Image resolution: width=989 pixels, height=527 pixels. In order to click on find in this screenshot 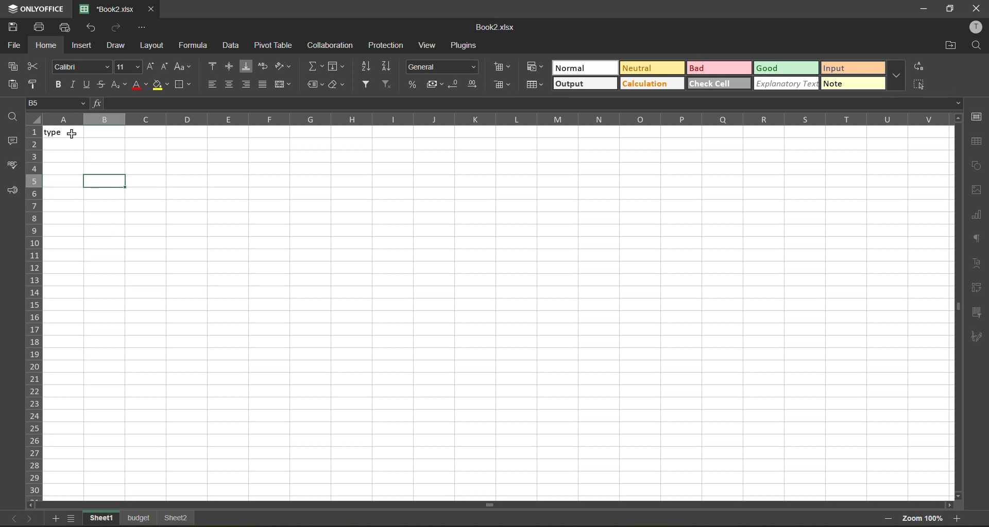, I will do `click(15, 116)`.